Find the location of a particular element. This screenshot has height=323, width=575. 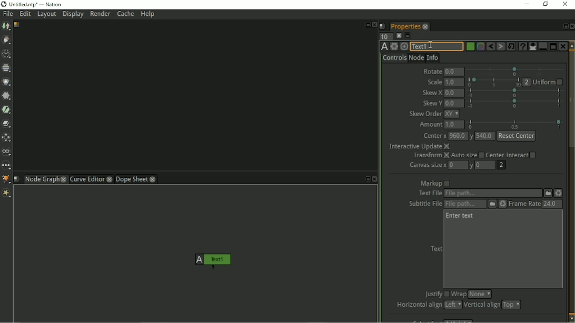

Minimize is located at coordinates (526, 4).